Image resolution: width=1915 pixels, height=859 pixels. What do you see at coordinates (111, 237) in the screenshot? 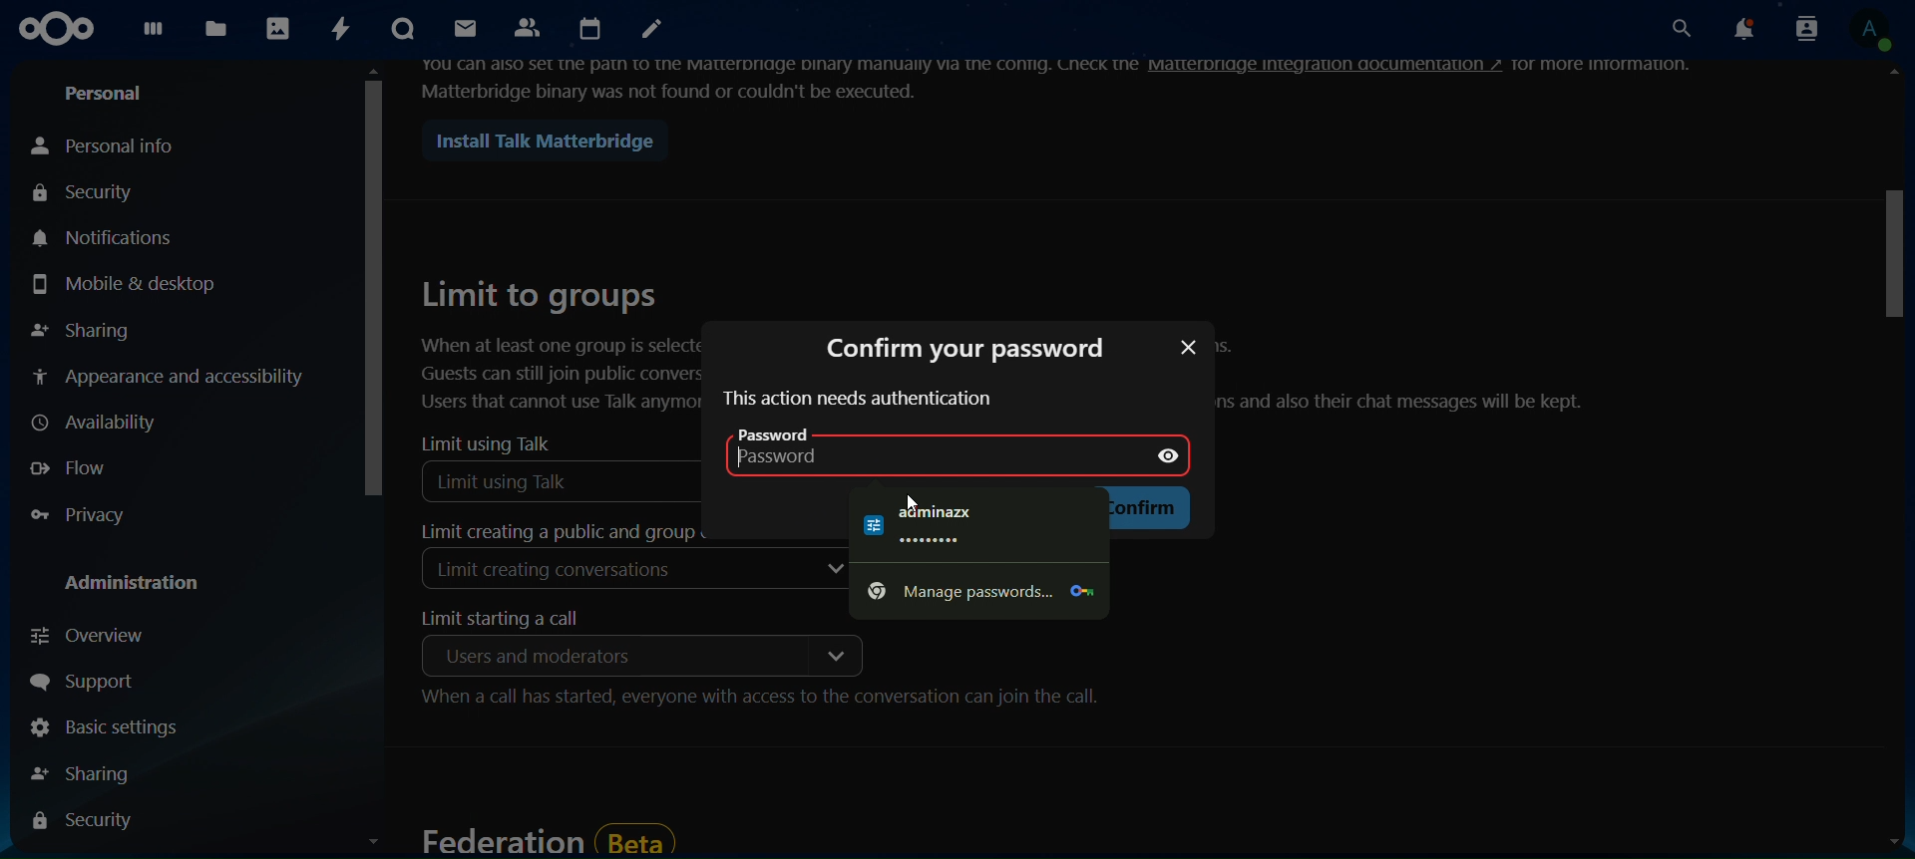
I see `notifications` at bounding box center [111, 237].